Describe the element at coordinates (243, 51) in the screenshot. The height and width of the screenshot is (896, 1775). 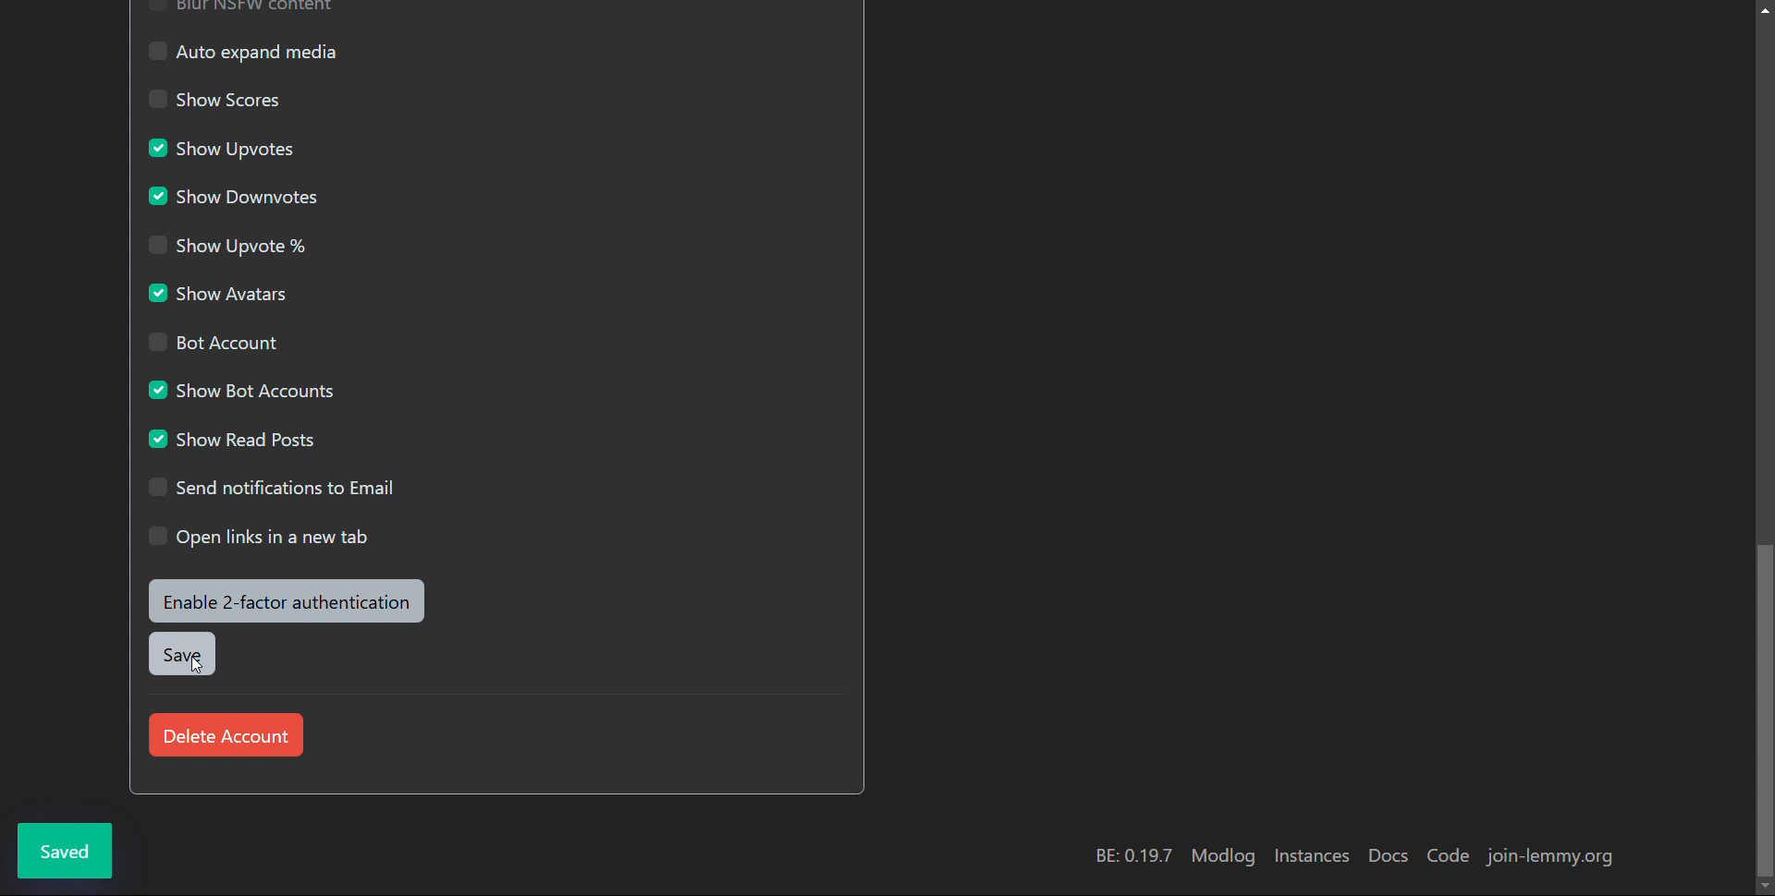
I see `auto expand media` at that location.